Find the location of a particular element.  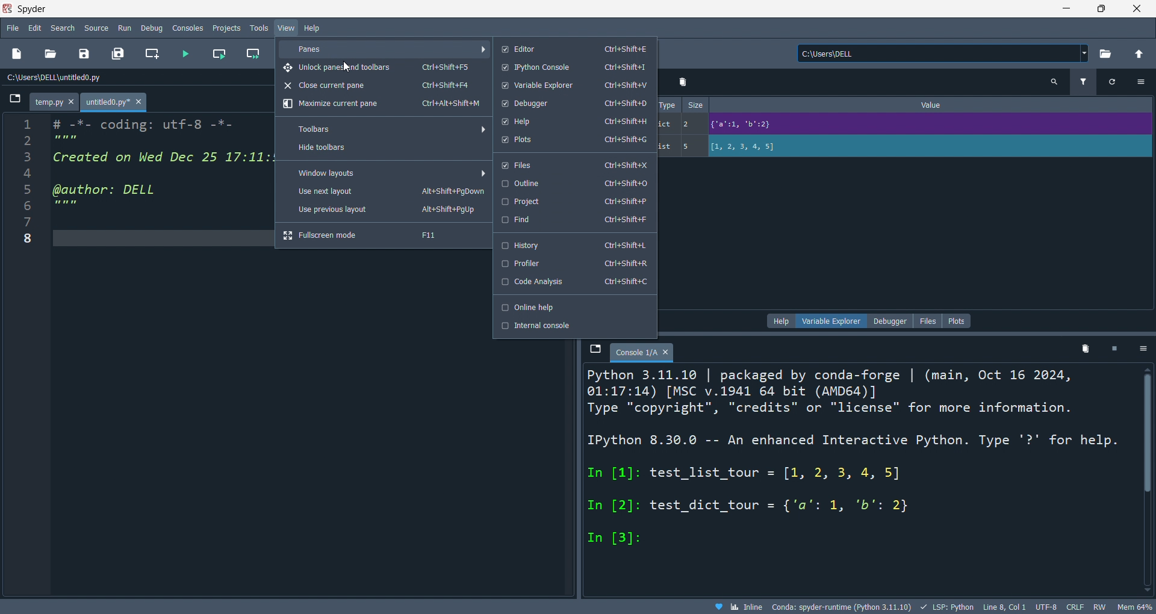

plots is located at coordinates (957, 321).